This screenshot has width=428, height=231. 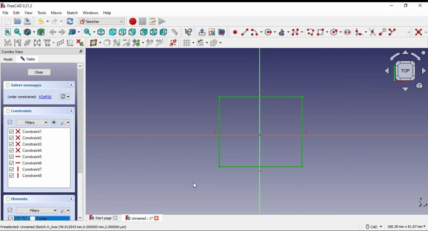 I want to click on rectangular array, so click(x=60, y=43).